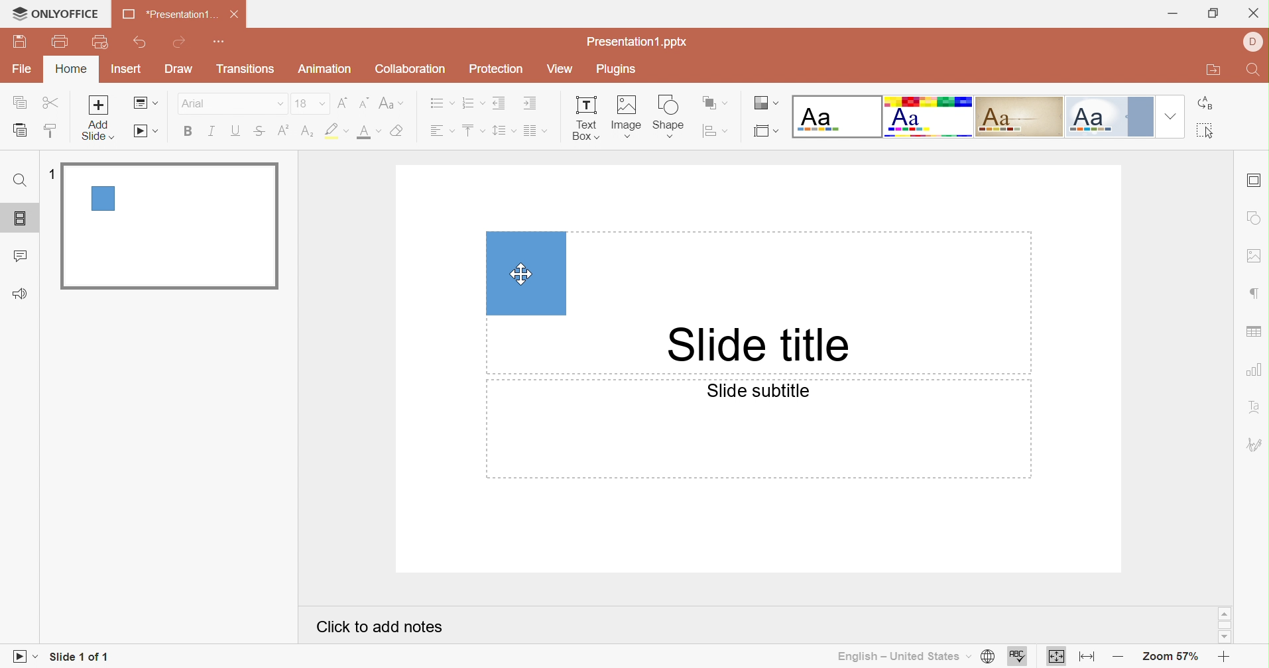  What do you see at coordinates (20, 130) in the screenshot?
I see `Paste` at bounding box center [20, 130].